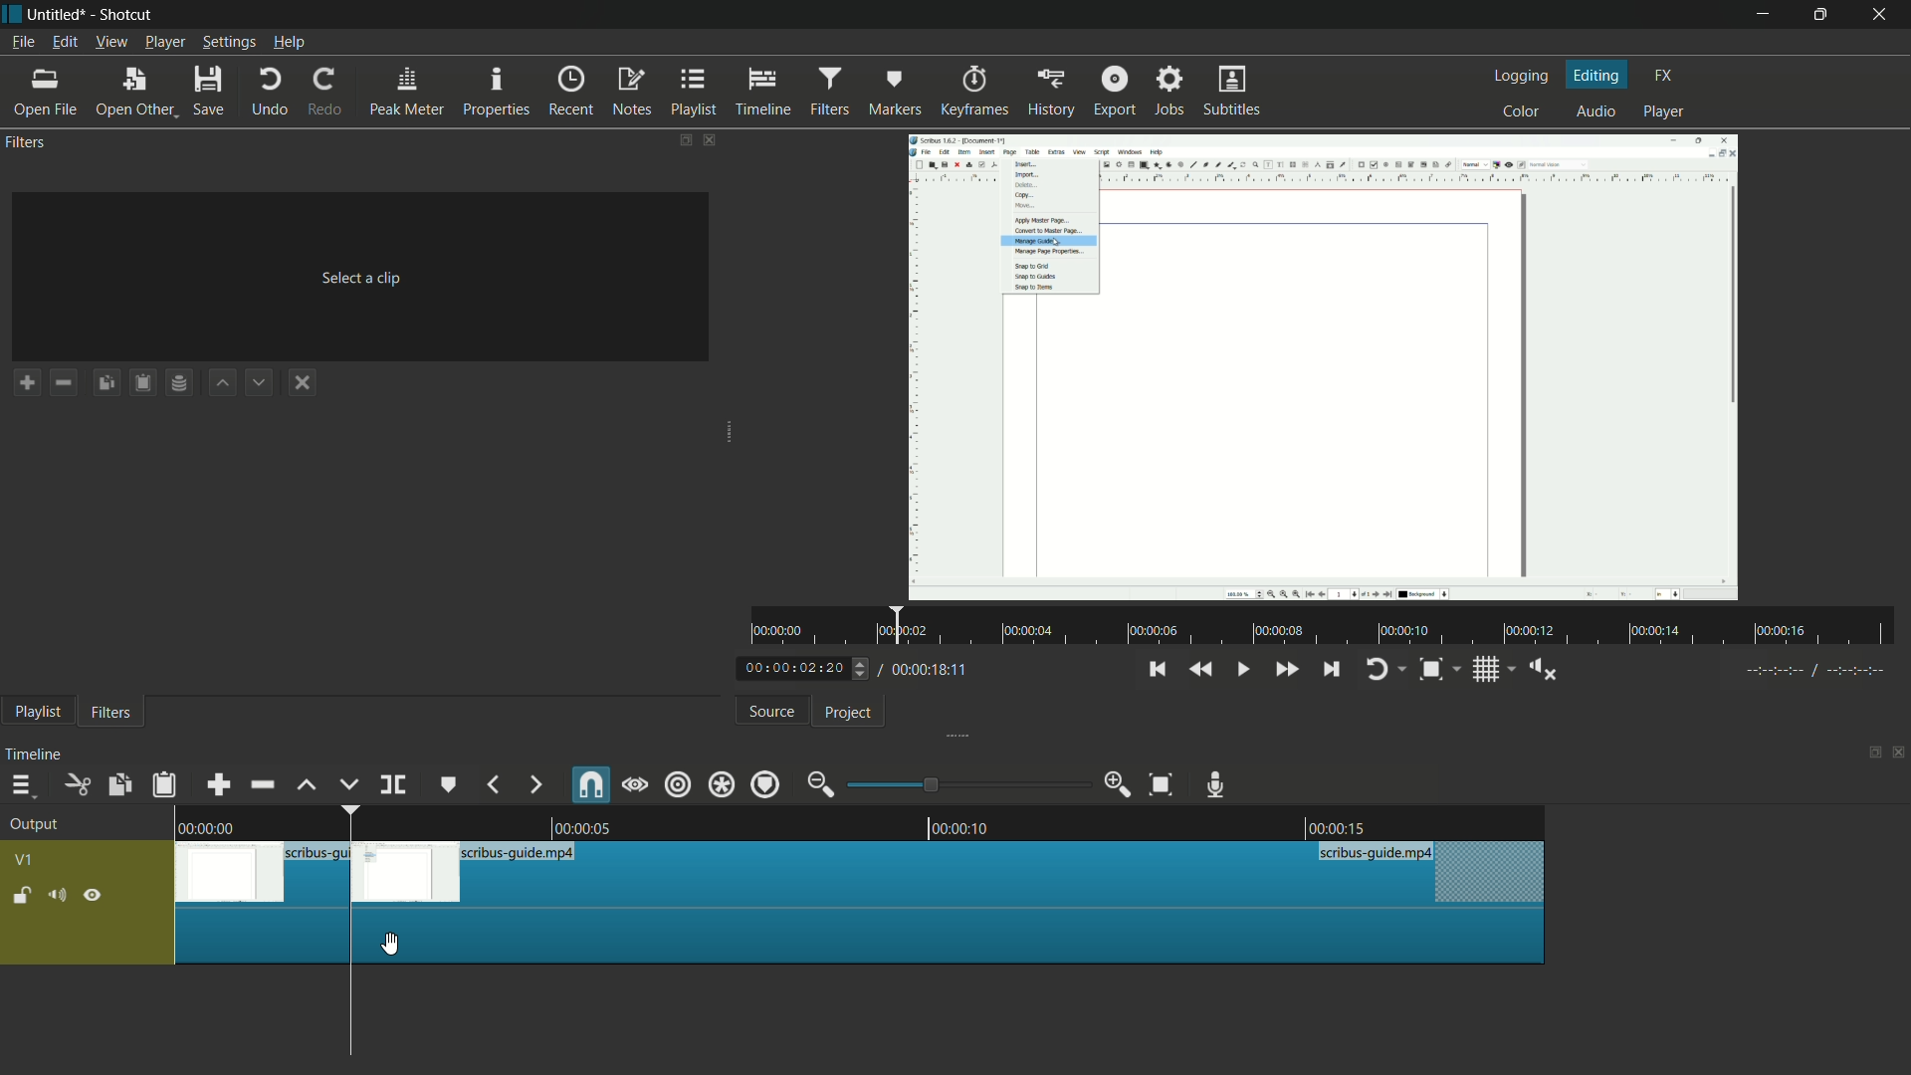  Describe the element at coordinates (1598, 74) in the screenshot. I see `editing` at that location.